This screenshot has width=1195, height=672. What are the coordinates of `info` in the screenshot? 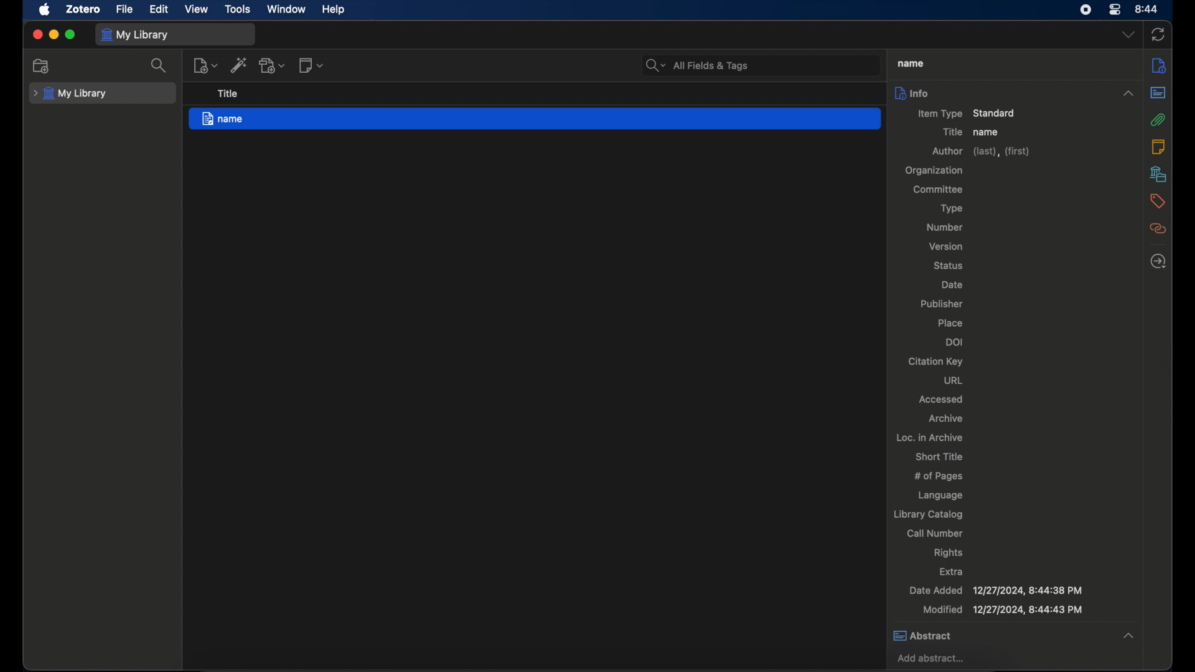 It's located at (1159, 67).